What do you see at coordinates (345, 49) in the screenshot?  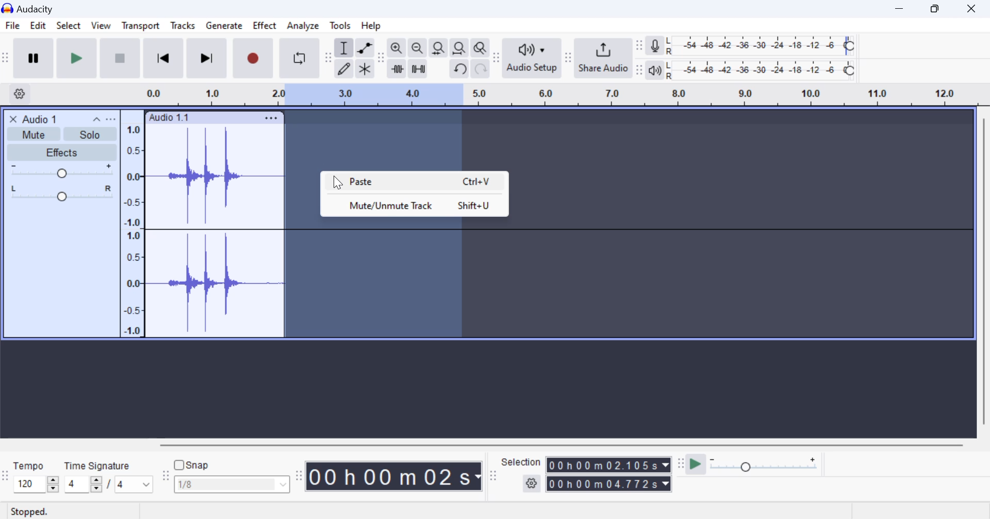 I see `selection tool` at bounding box center [345, 49].